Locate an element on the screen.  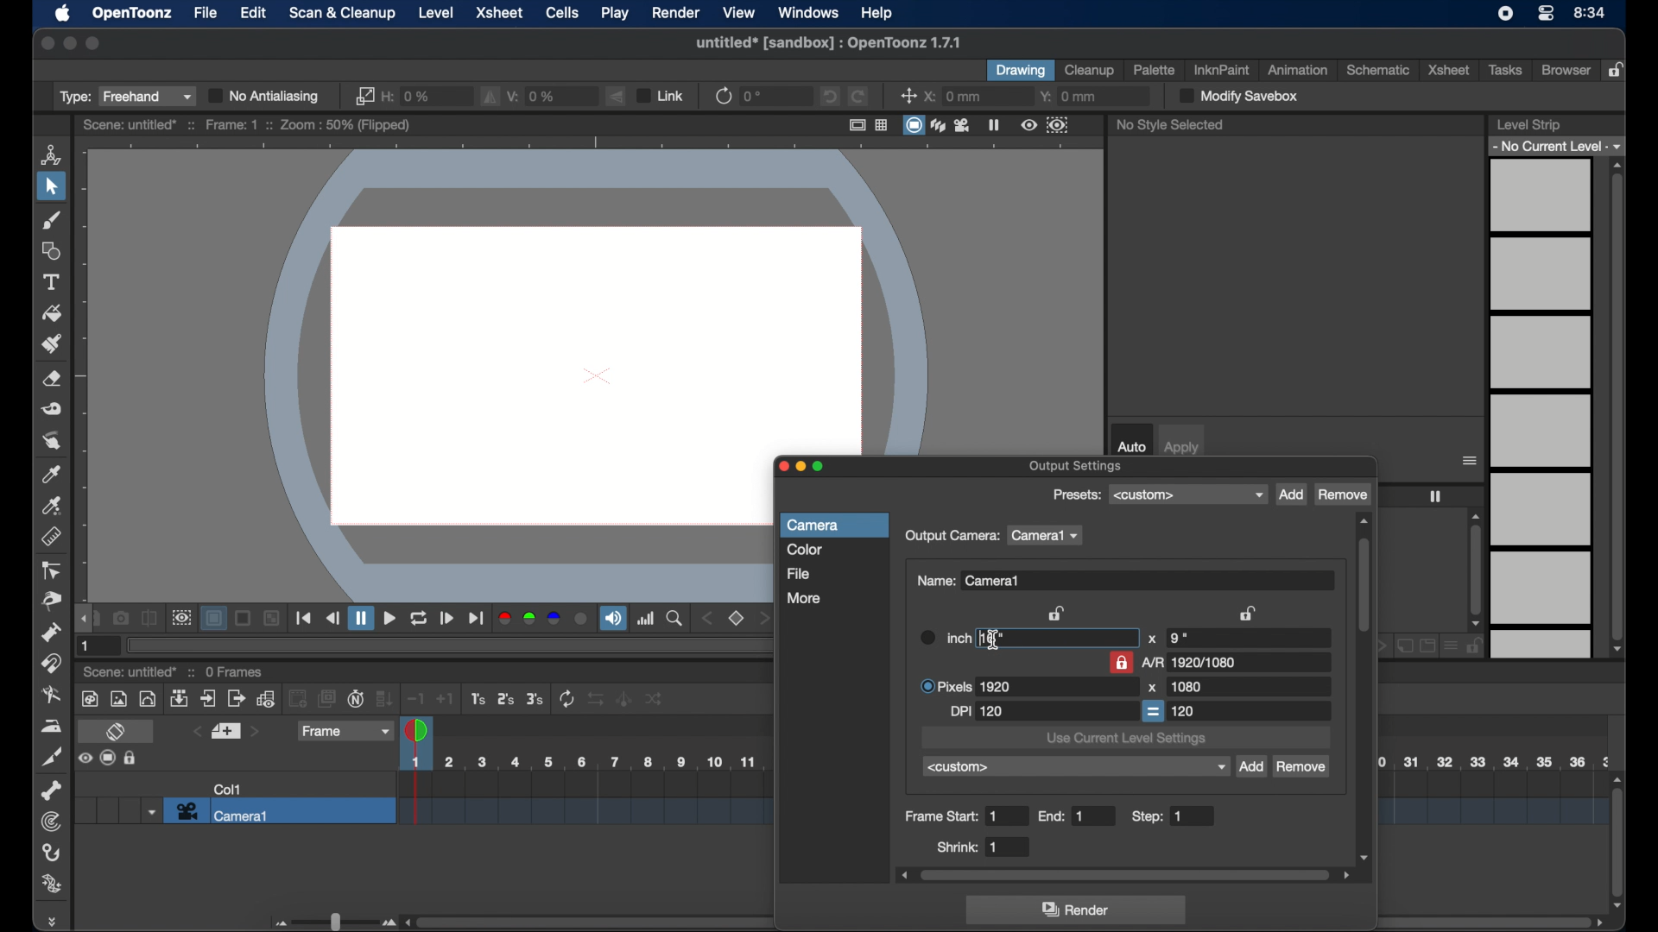
 is located at coordinates (266, 698).